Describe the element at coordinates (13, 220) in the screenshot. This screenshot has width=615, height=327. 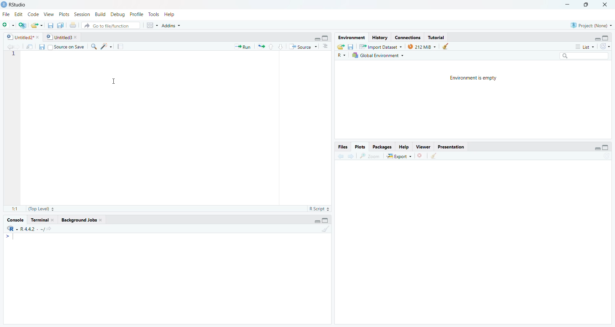
I see `console` at that location.